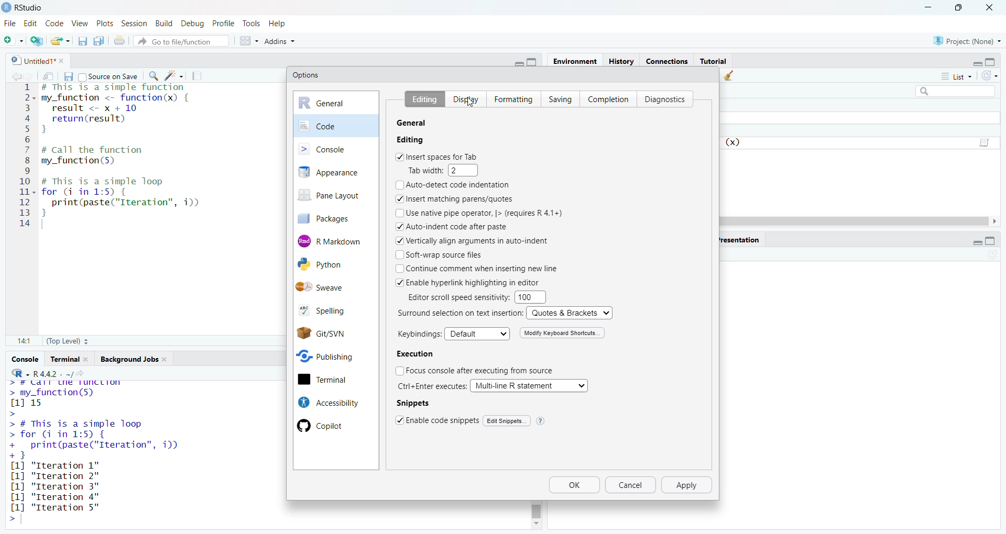 The height and width of the screenshot is (534, 1006). What do you see at coordinates (64, 359) in the screenshot?
I see `terminal` at bounding box center [64, 359].